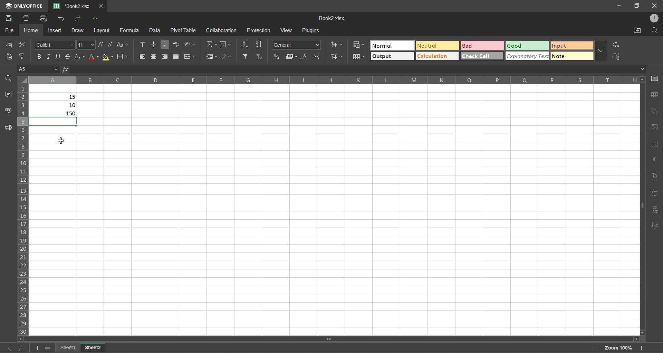 The height and width of the screenshot is (353, 663). I want to click on charts, so click(654, 144).